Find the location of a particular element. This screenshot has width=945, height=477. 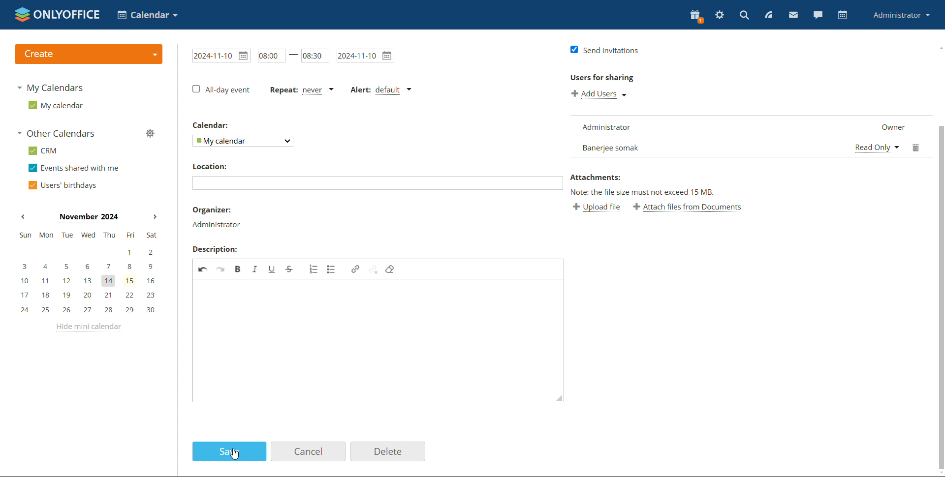

redo is located at coordinates (221, 270).